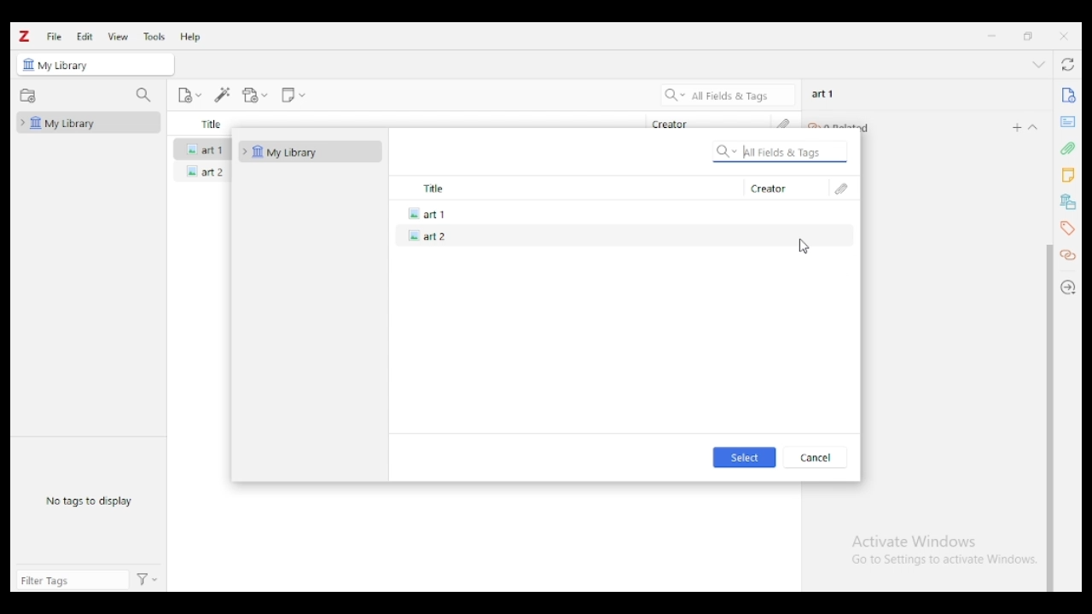 This screenshot has width=1092, height=614. What do you see at coordinates (1067, 122) in the screenshot?
I see `abstract` at bounding box center [1067, 122].